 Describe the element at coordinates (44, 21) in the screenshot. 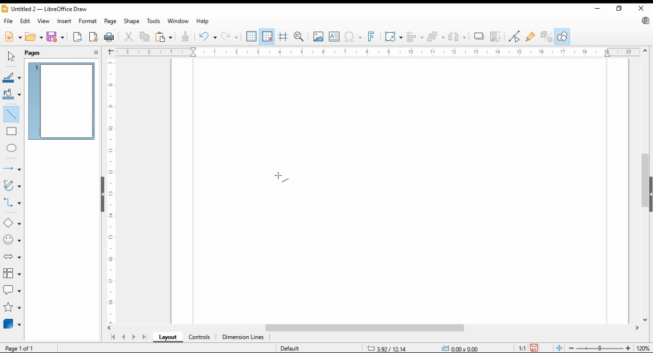

I see `view` at that location.